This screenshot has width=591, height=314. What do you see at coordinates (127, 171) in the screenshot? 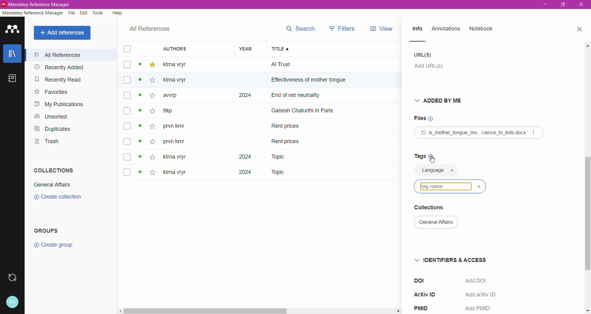
I see `box` at bounding box center [127, 171].